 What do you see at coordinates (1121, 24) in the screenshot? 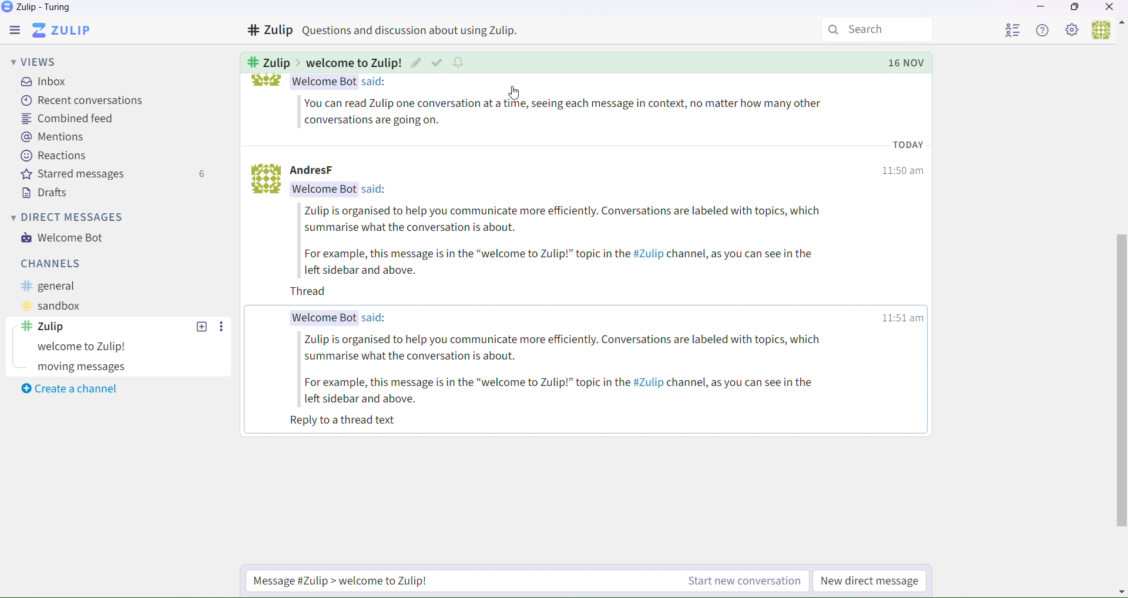
I see `` at bounding box center [1121, 24].